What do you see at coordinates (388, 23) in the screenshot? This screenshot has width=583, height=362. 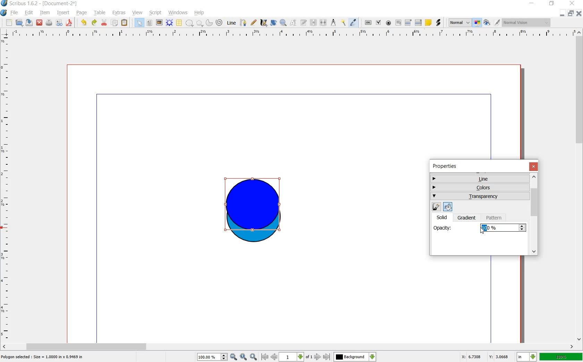 I see `pdf radio button` at bounding box center [388, 23].